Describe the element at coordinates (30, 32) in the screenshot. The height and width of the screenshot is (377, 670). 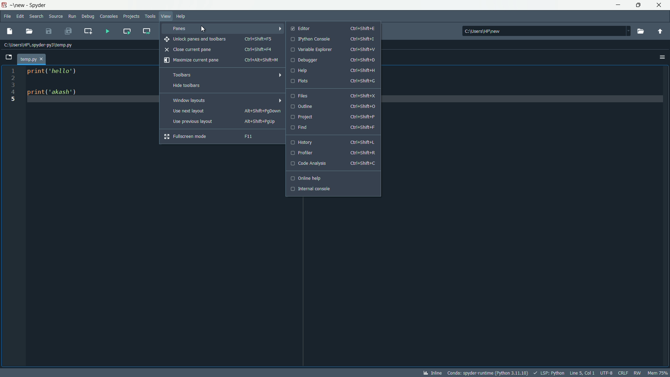
I see `open file` at that location.